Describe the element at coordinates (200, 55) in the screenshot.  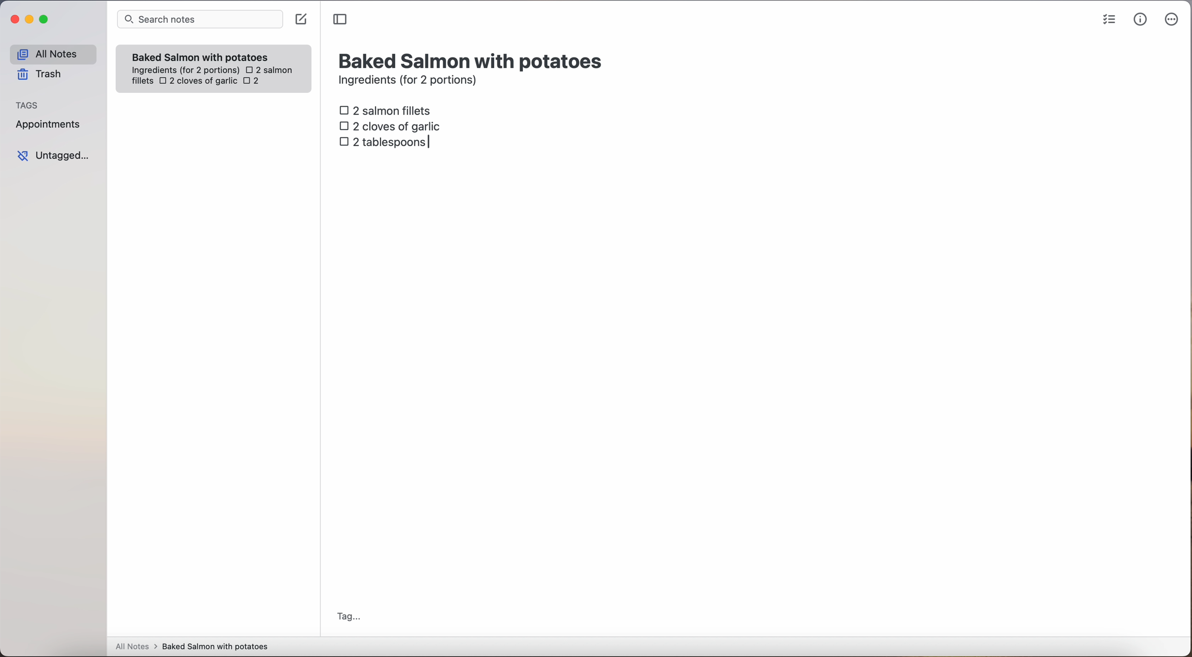
I see `Baked Salmon with potatoes` at that location.